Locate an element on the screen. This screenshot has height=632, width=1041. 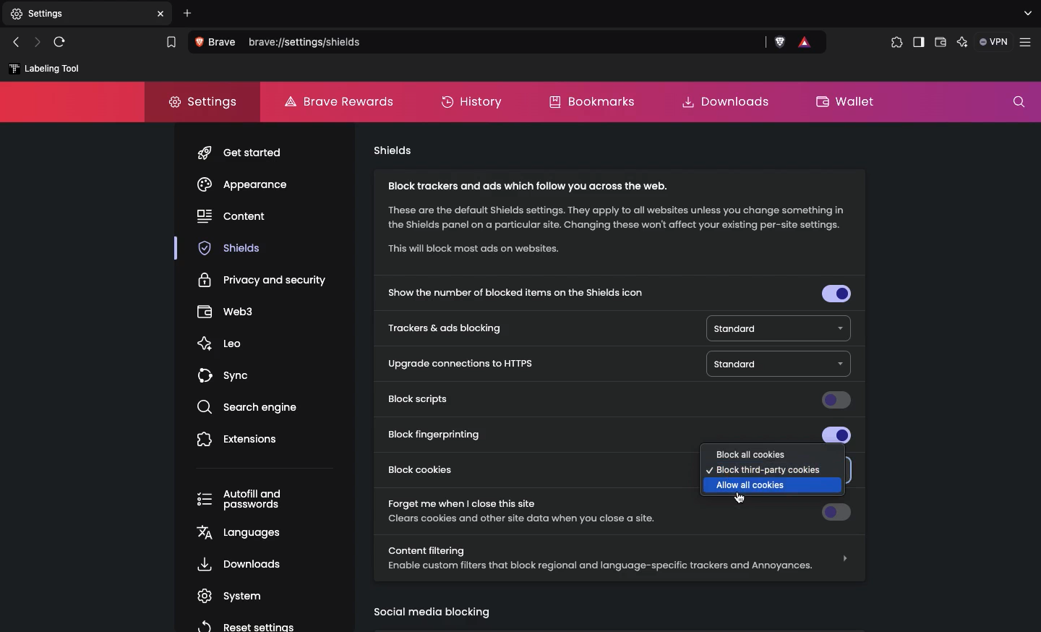
New tab is located at coordinates (34, 15).